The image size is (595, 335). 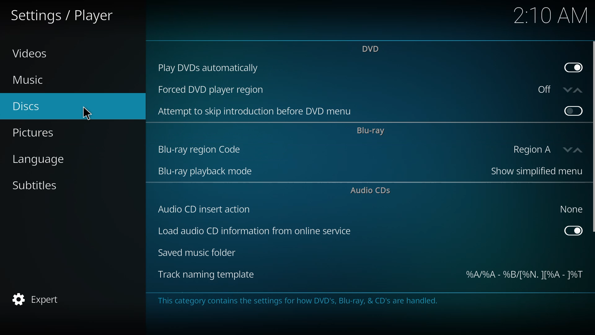 What do you see at coordinates (86, 113) in the screenshot?
I see `cursor` at bounding box center [86, 113].